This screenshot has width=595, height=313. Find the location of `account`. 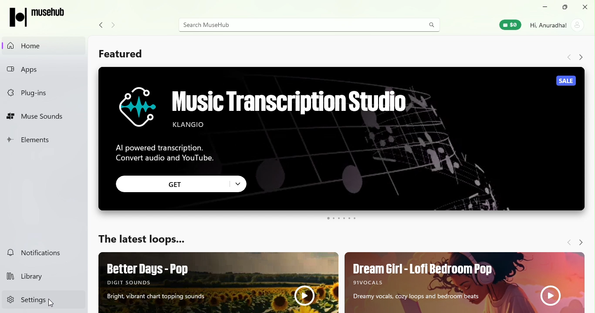

account is located at coordinates (578, 26).